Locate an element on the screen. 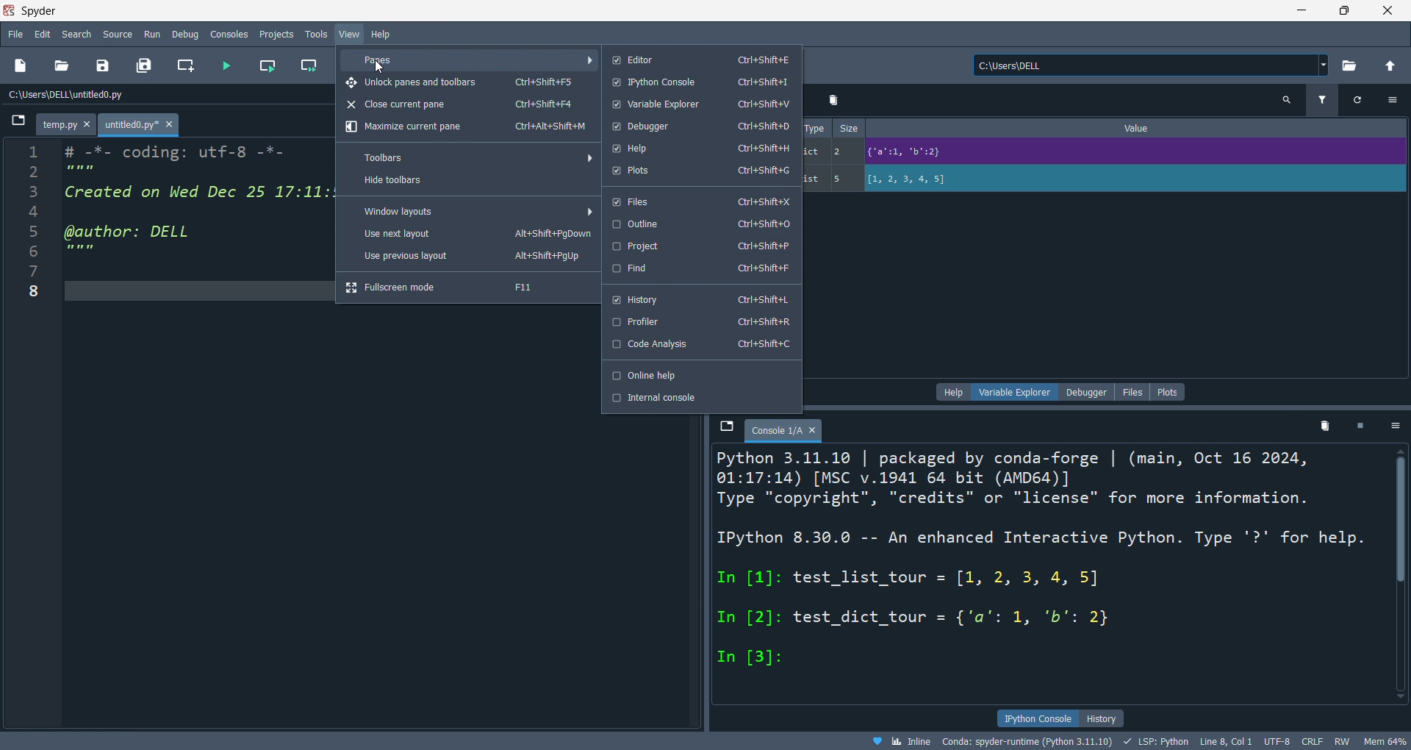 This screenshot has width=1411, height=750. save is located at coordinates (100, 68).